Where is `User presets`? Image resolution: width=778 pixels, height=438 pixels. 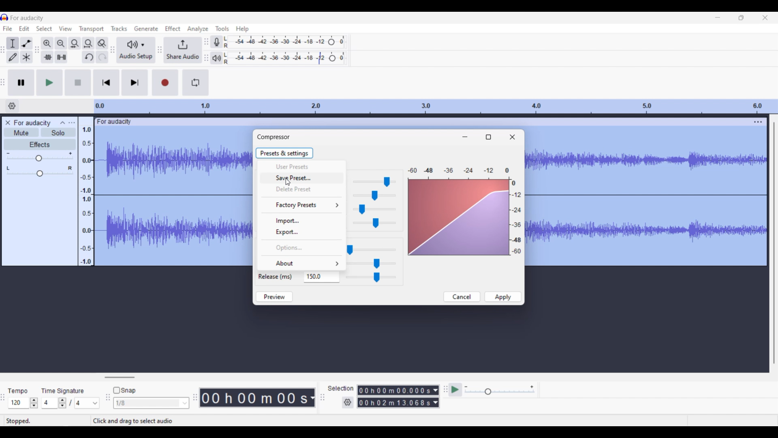 User presets is located at coordinates (300, 166).